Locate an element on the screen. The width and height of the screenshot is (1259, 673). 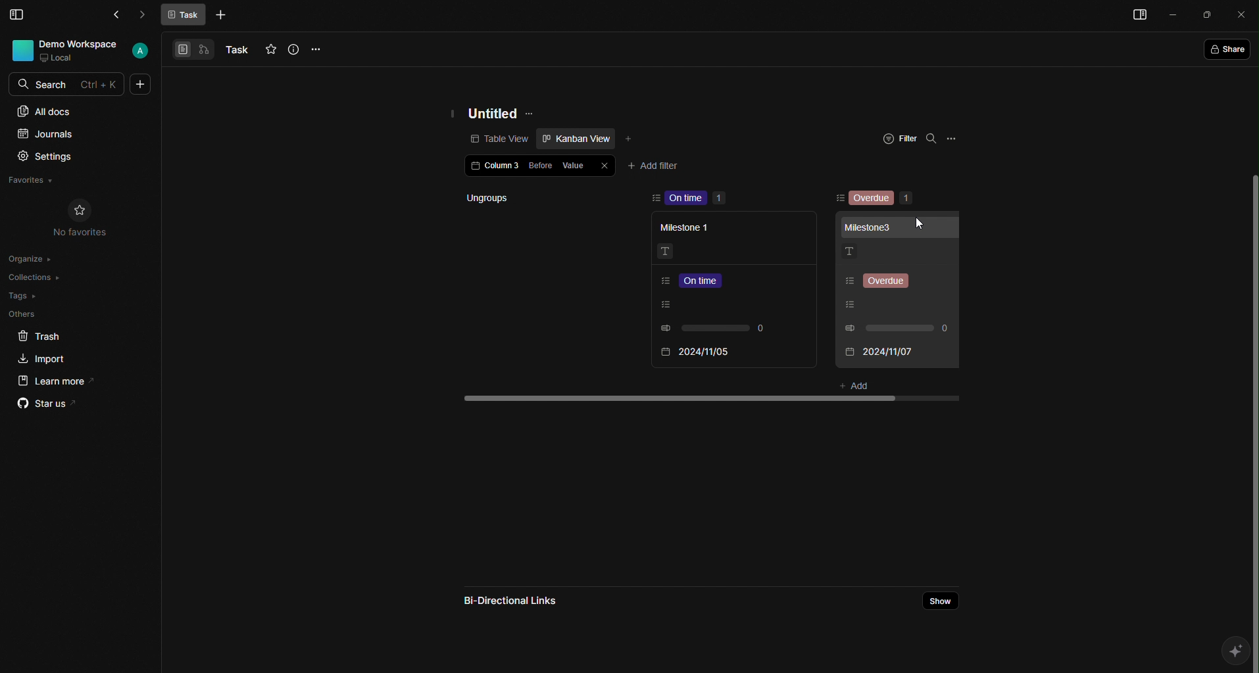
Back is located at coordinates (120, 14).